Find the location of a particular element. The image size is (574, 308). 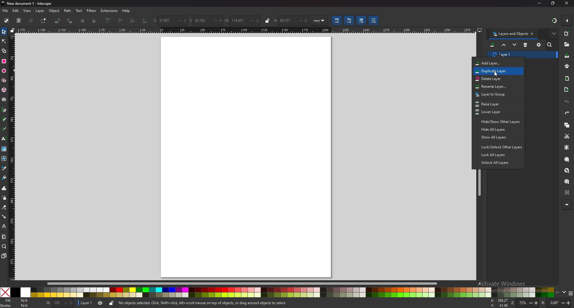

lower one step is located at coordinates (133, 20).